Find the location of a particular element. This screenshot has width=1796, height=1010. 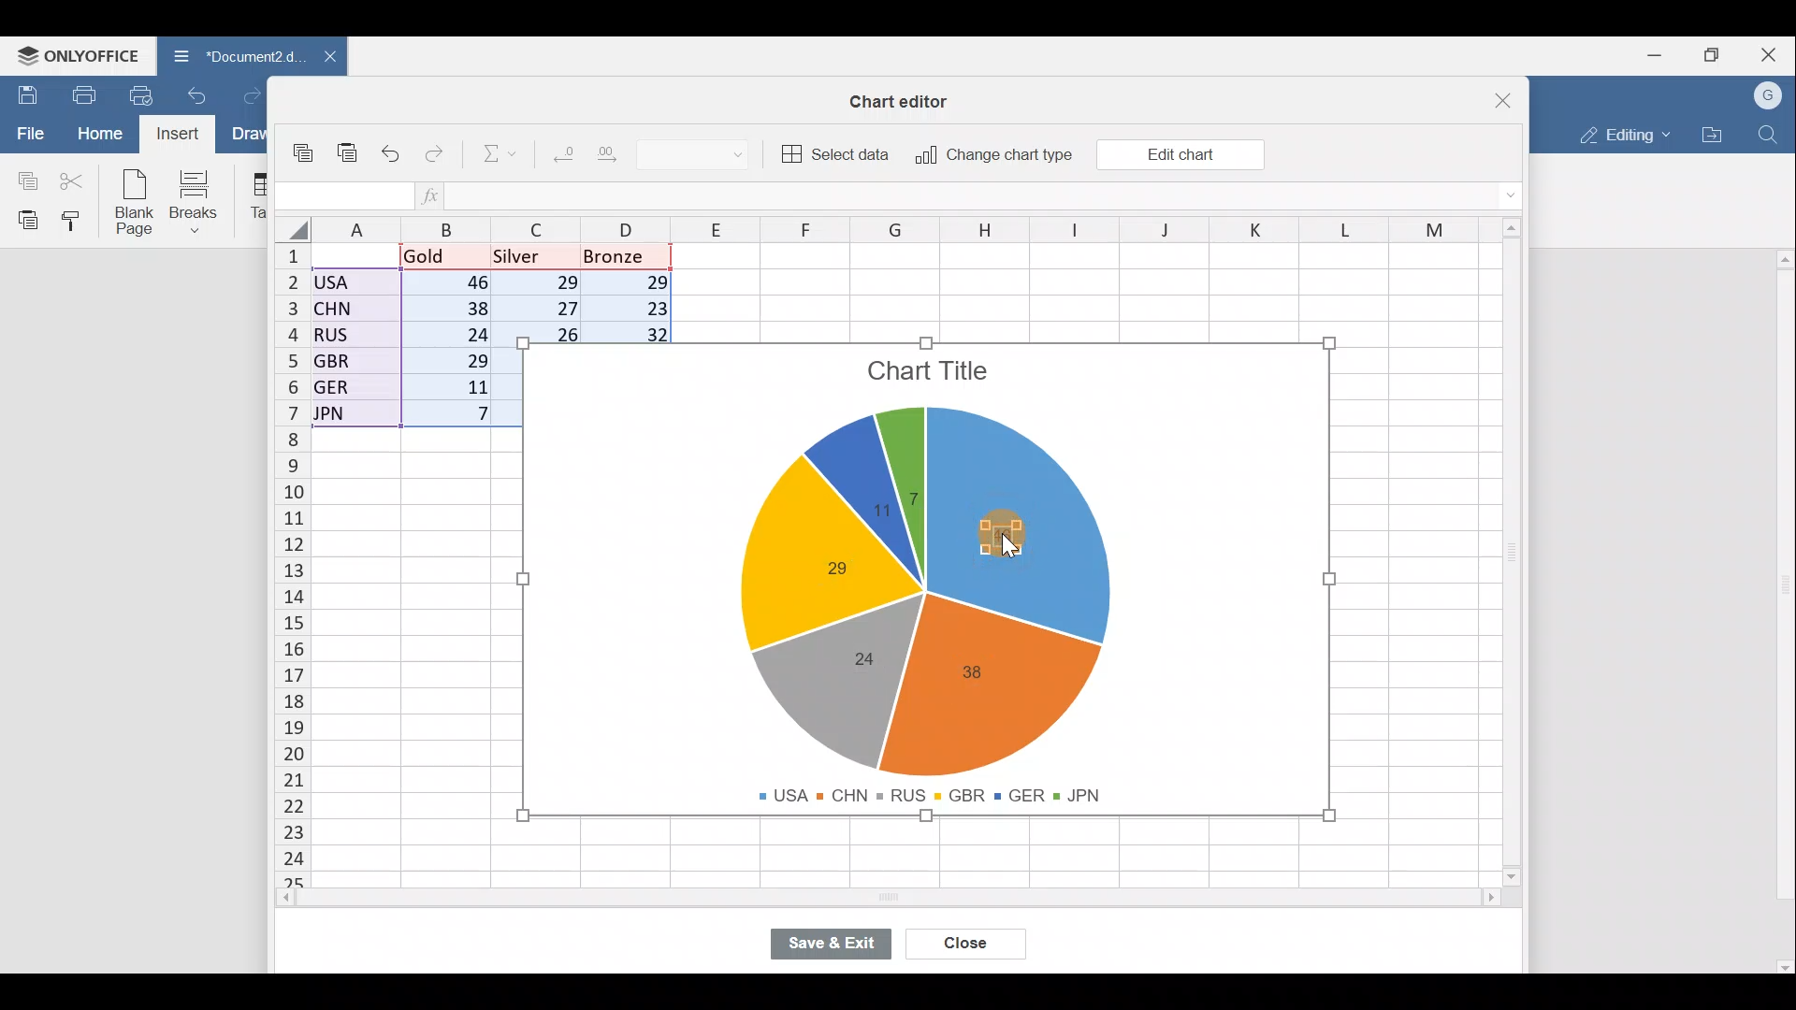

Rows is located at coordinates (293, 554).